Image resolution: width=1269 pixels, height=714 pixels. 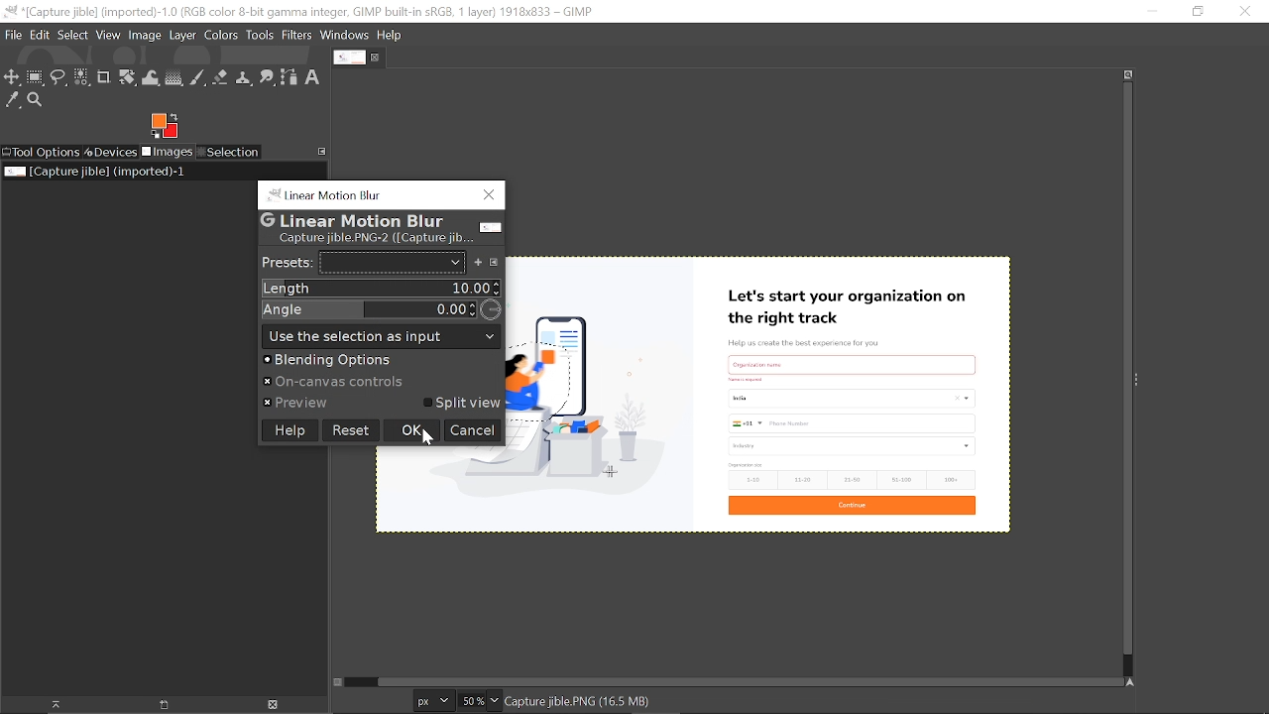 What do you see at coordinates (97, 172) in the screenshot?
I see `Current image` at bounding box center [97, 172].